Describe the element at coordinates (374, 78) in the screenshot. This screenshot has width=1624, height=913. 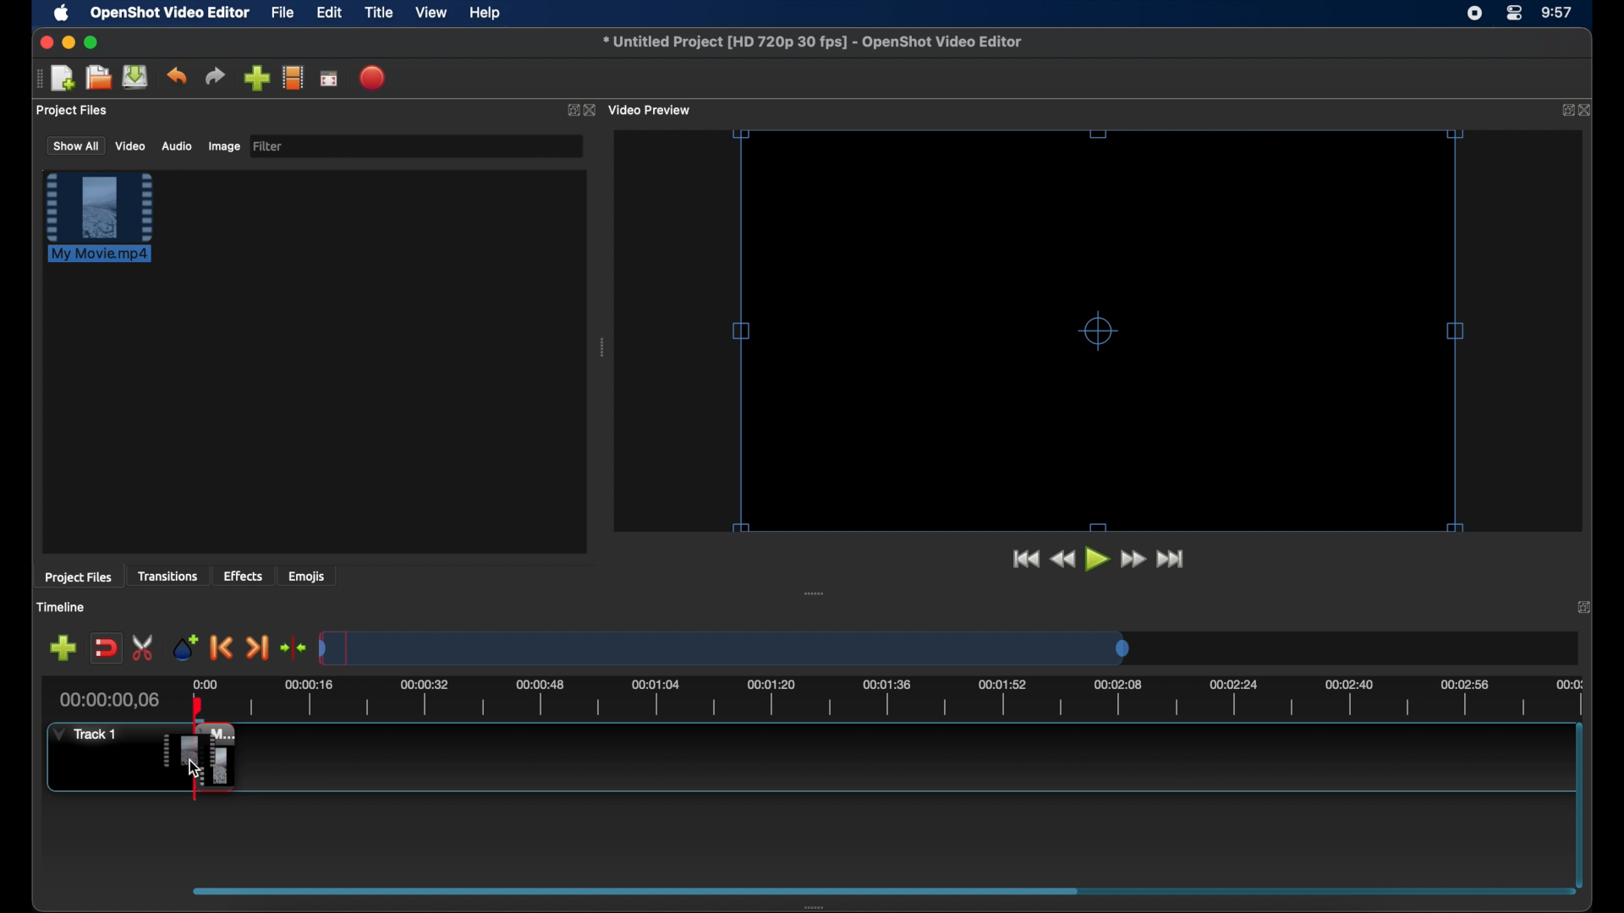
I see `export video` at that location.